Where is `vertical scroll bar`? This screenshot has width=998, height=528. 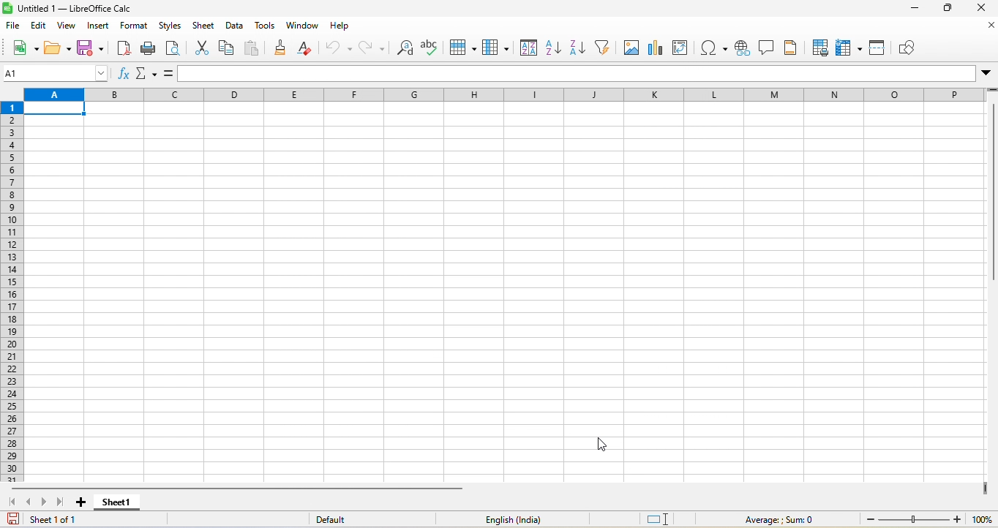 vertical scroll bar is located at coordinates (991, 194).